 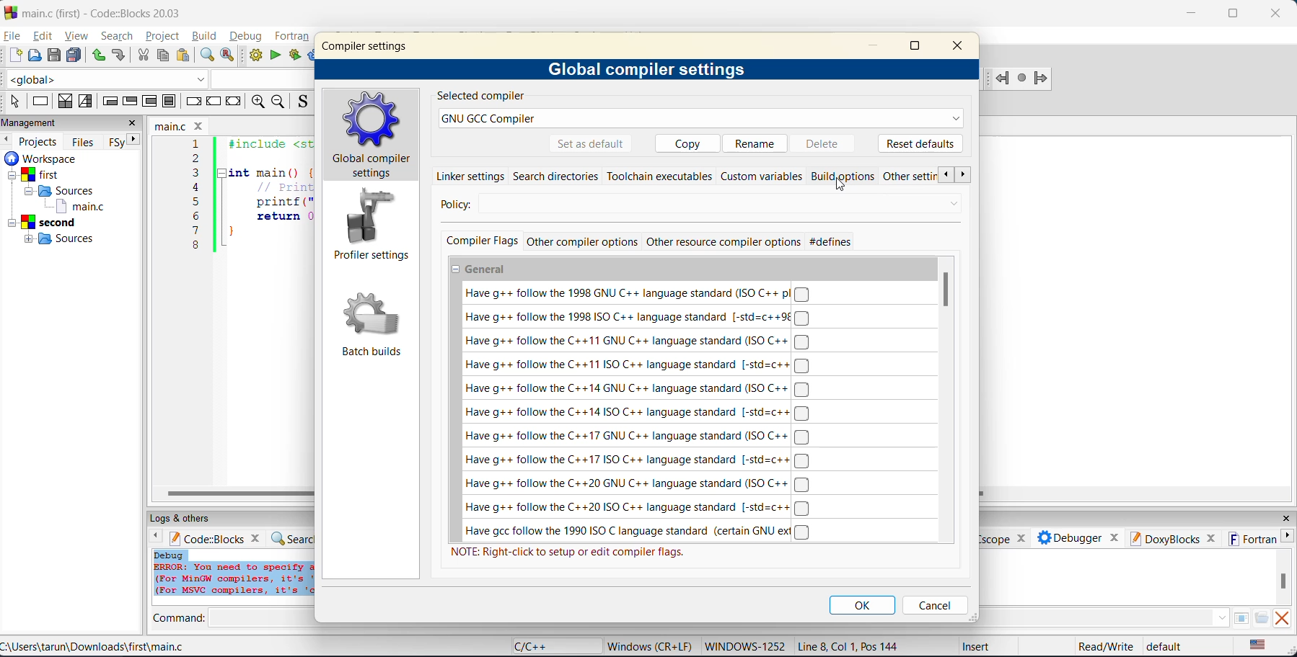 What do you see at coordinates (65, 102) in the screenshot?
I see `decision` at bounding box center [65, 102].